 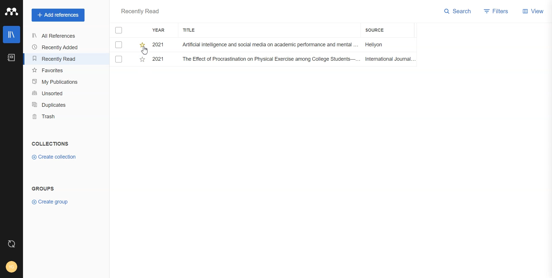 I want to click on Unsorted, so click(x=57, y=93).